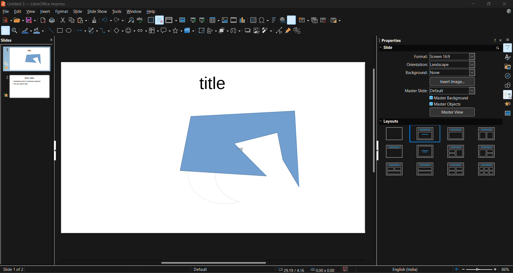  Describe the element at coordinates (107, 21) in the screenshot. I see `undo` at that location.